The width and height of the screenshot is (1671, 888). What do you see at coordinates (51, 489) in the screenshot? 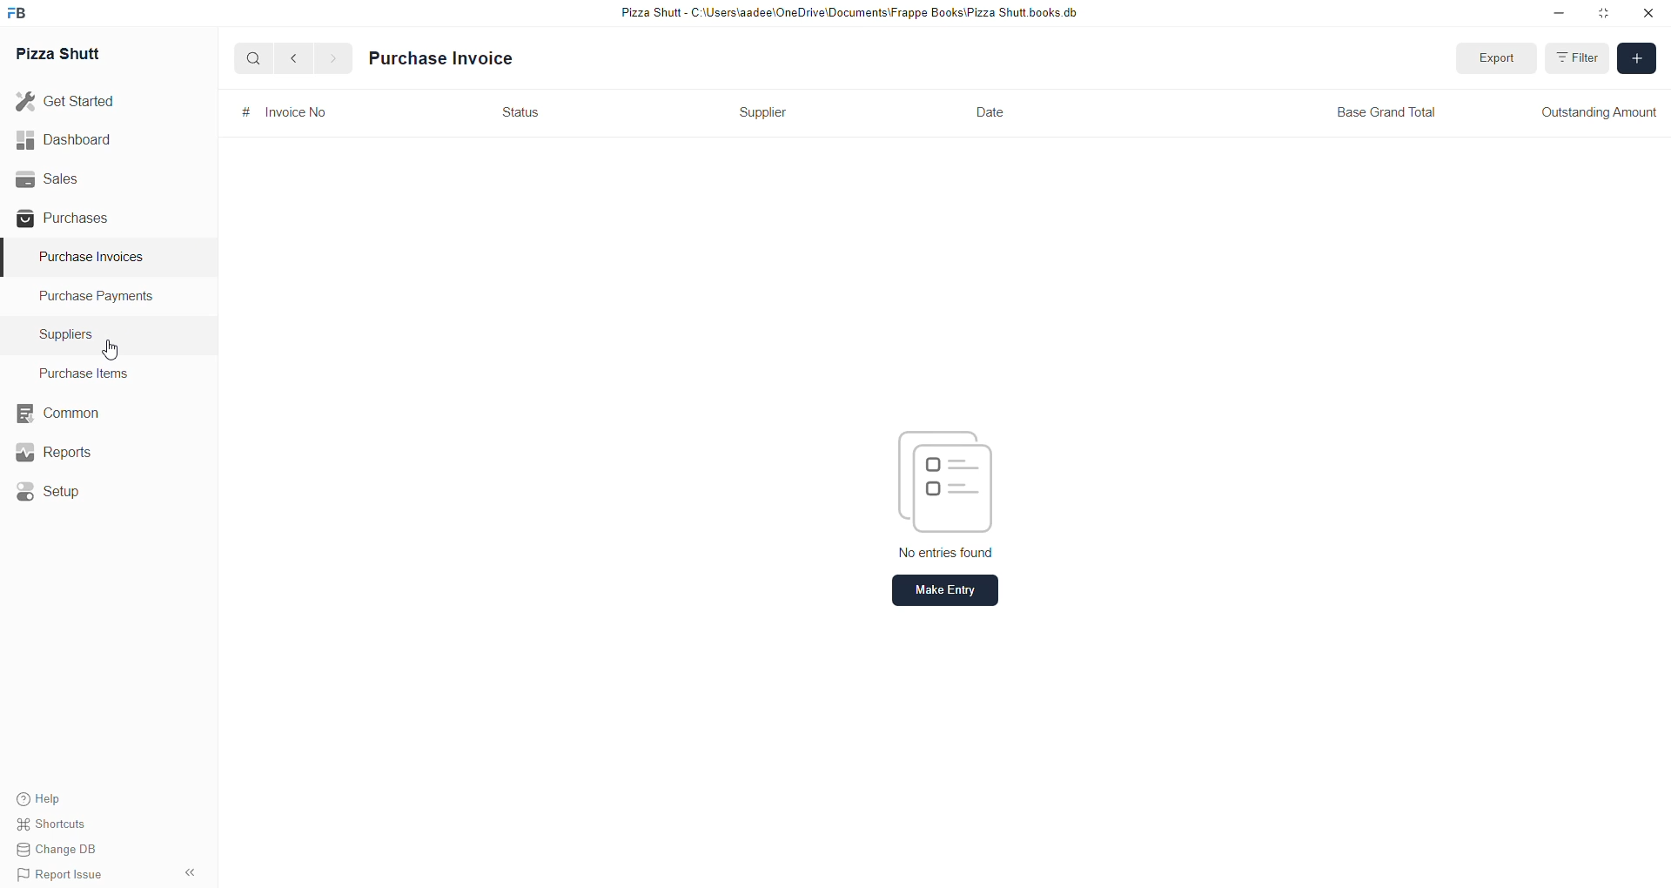
I see `Setup` at bounding box center [51, 489].